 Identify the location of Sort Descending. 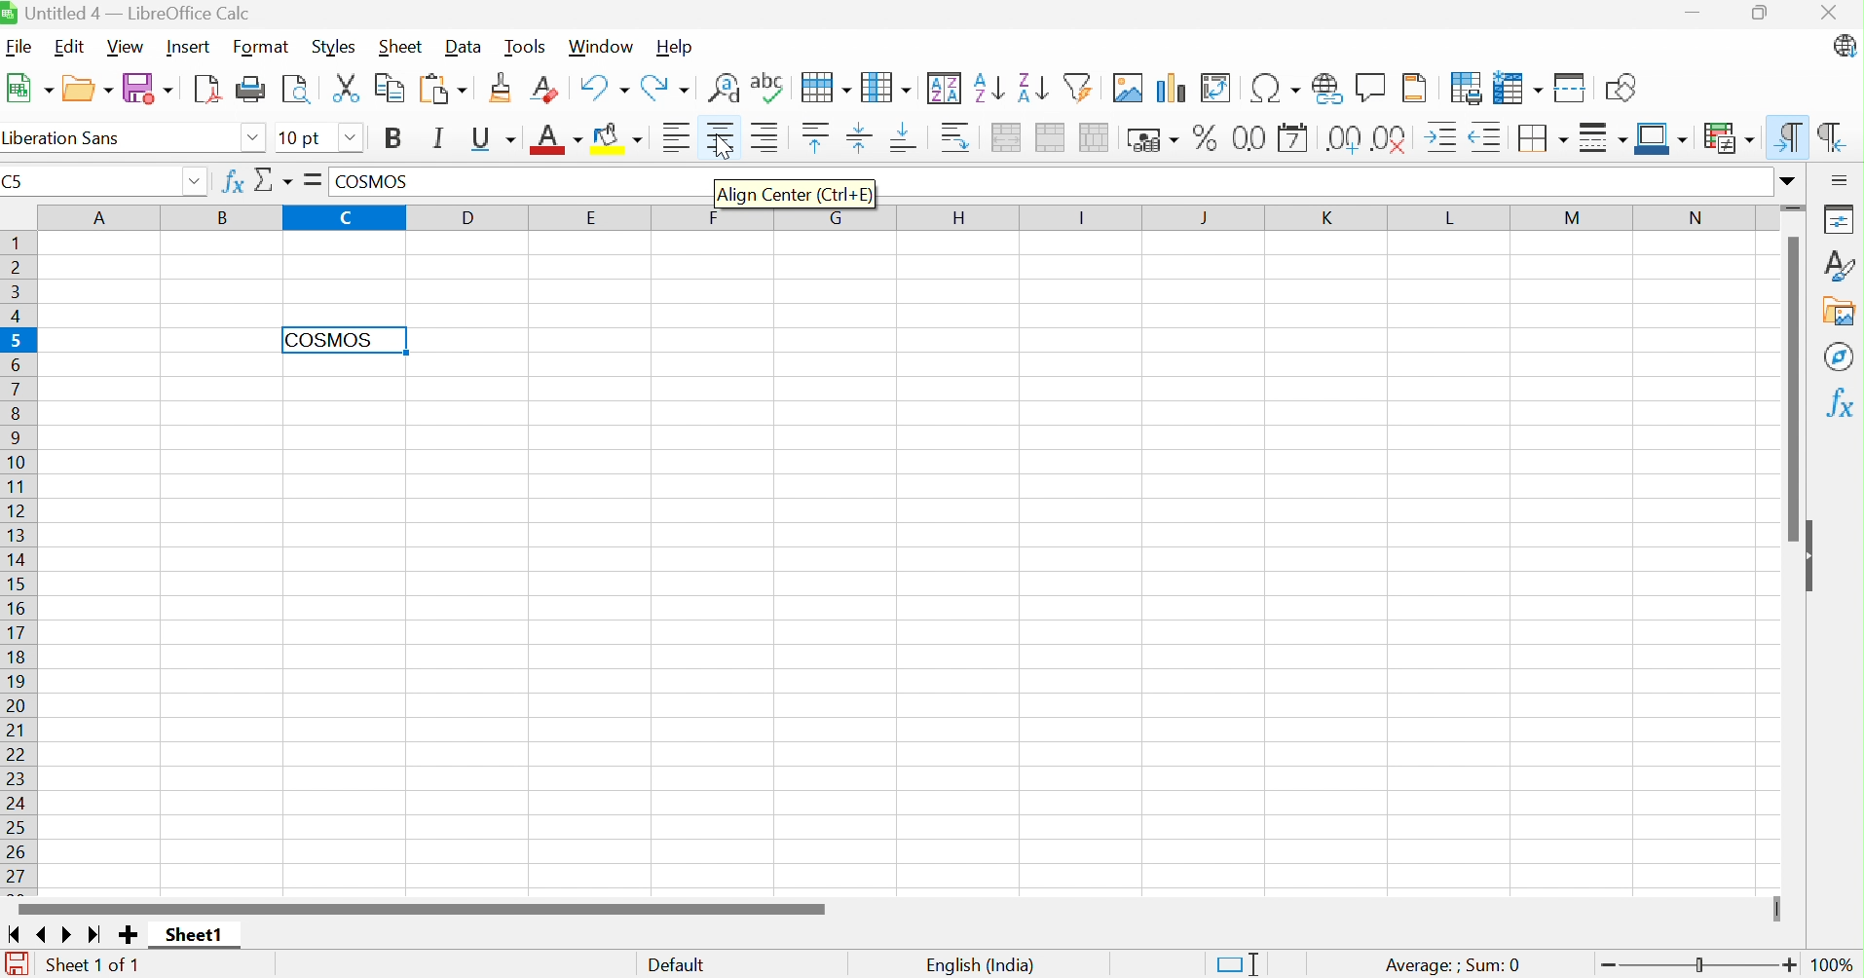
(1031, 88).